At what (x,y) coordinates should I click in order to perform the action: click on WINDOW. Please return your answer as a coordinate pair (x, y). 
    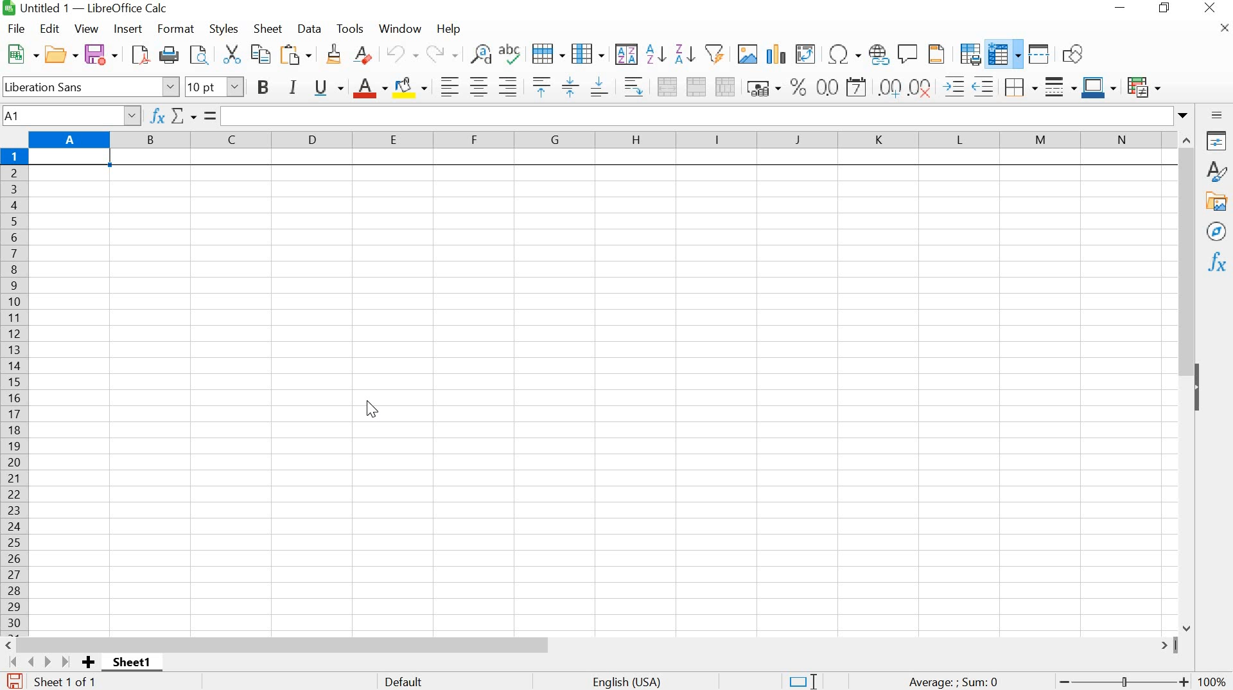
    Looking at the image, I should click on (401, 28).